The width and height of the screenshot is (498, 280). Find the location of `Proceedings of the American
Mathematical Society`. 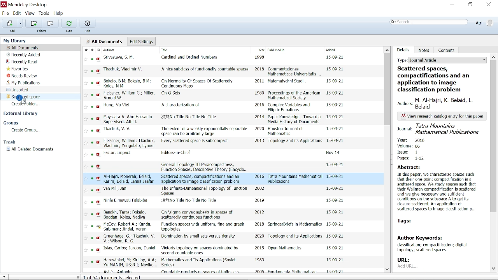

Proceedings of the American
Mathematical Society is located at coordinates (294, 96).